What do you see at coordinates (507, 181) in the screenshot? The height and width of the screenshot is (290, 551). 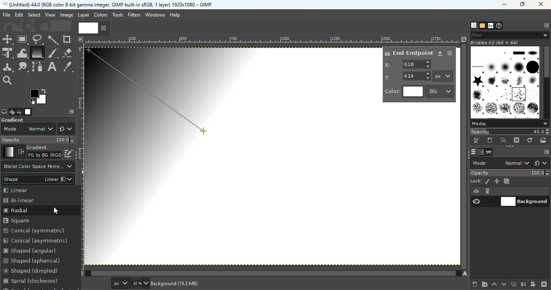 I see `Lock alpha channel` at bounding box center [507, 181].